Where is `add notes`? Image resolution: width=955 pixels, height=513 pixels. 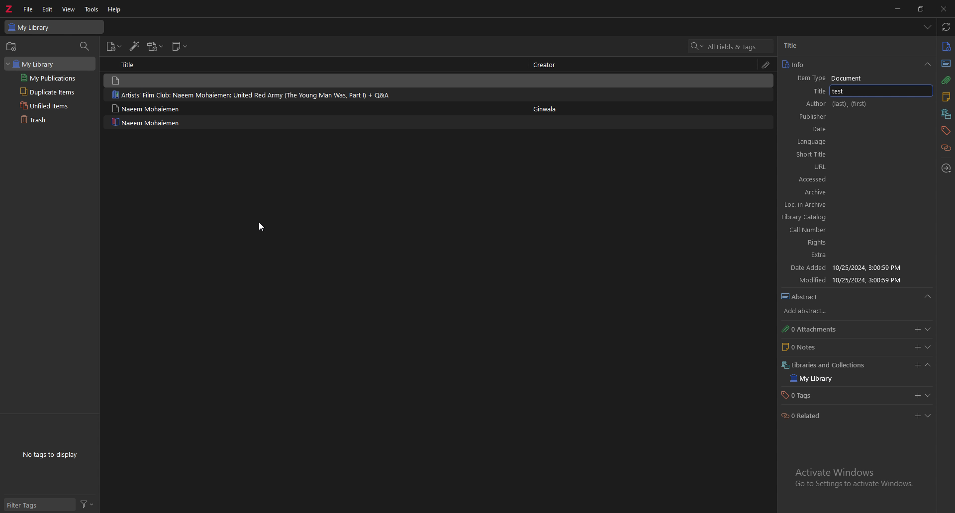
add notes is located at coordinates (917, 347).